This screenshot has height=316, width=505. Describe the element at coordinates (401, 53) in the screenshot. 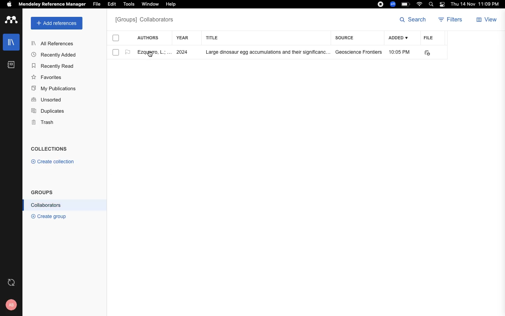

I see `added time` at that location.